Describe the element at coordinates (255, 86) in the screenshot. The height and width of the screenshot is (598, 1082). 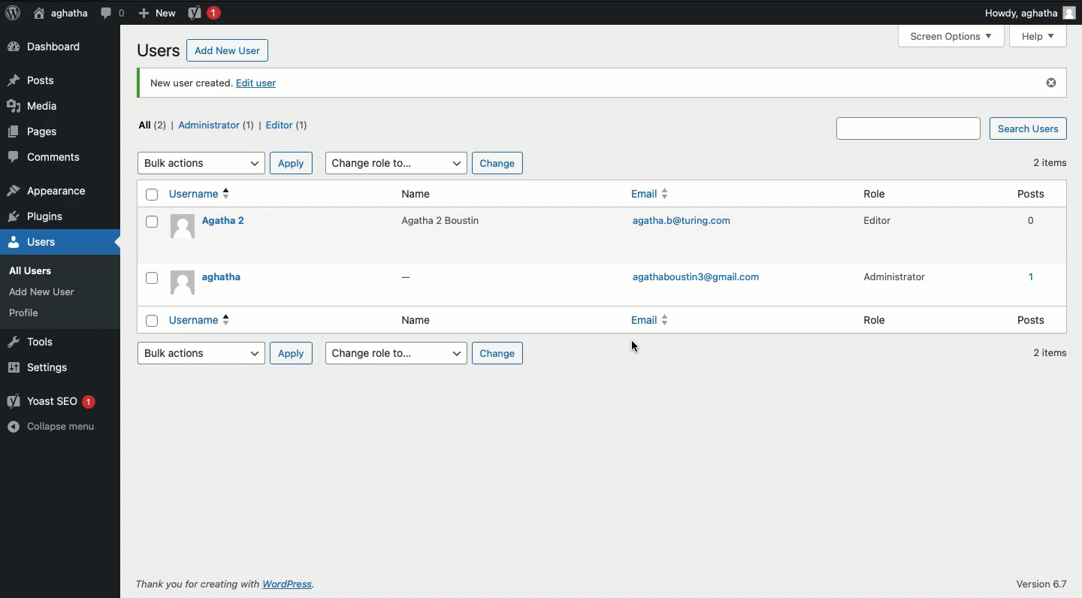
I see `Edit User ` at that location.